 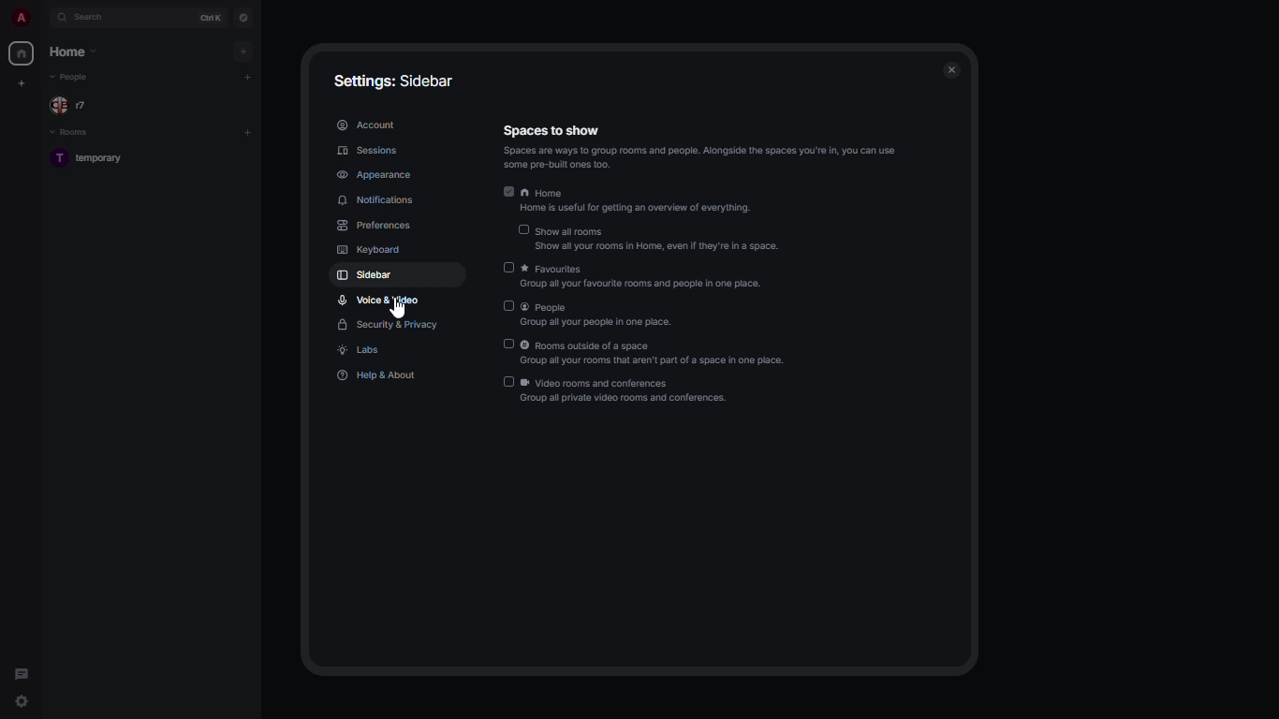 What do you see at coordinates (634, 286) in the screenshot?
I see `Group all your favourite rooms and people in one place.` at bounding box center [634, 286].